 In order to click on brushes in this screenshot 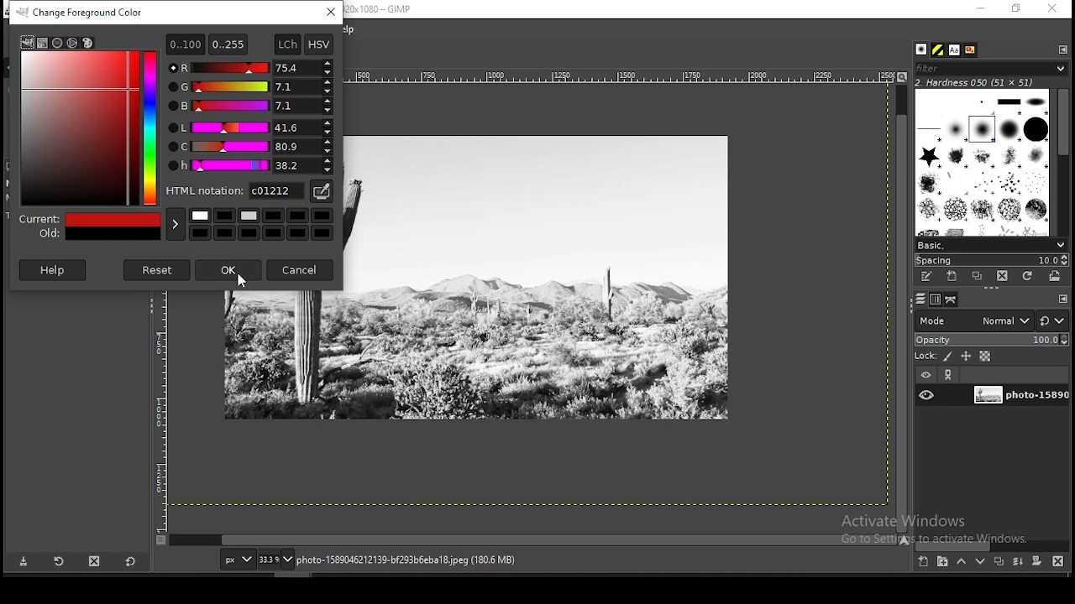, I will do `click(923, 49)`.